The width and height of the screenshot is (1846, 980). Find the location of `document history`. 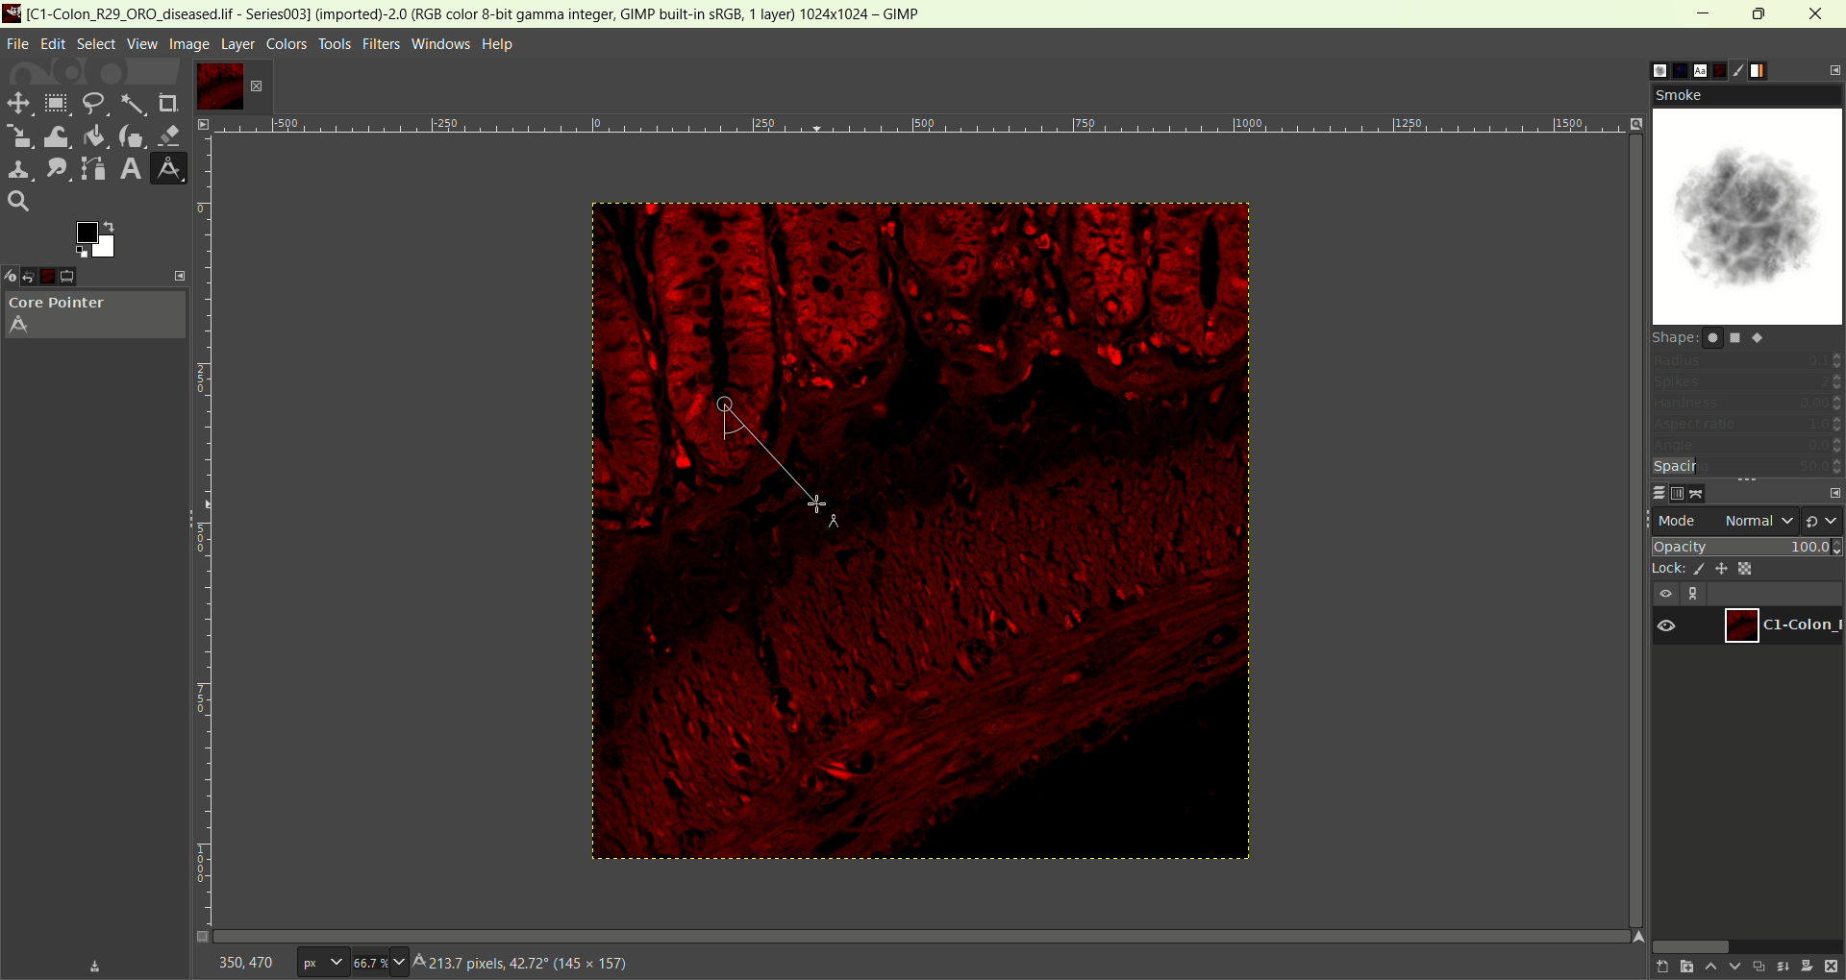

document history is located at coordinates (1720, 68).